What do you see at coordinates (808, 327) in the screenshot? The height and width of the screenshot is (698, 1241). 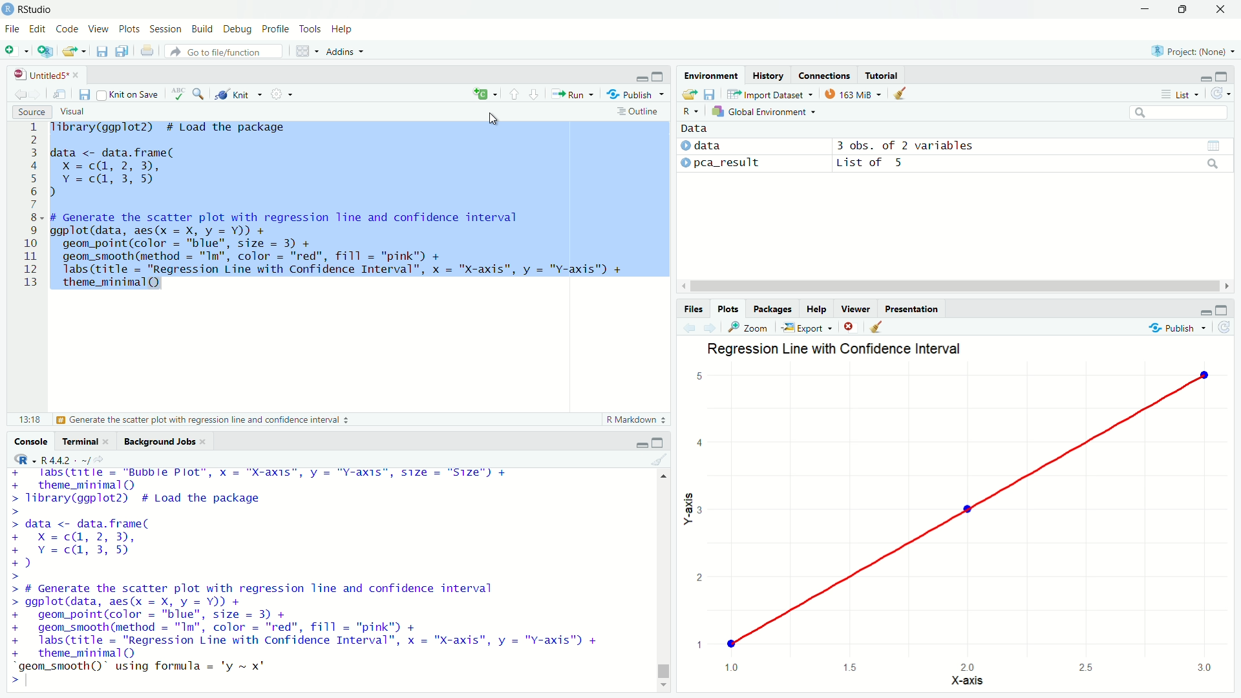 I see `Export` at bounding box center [808, 327].